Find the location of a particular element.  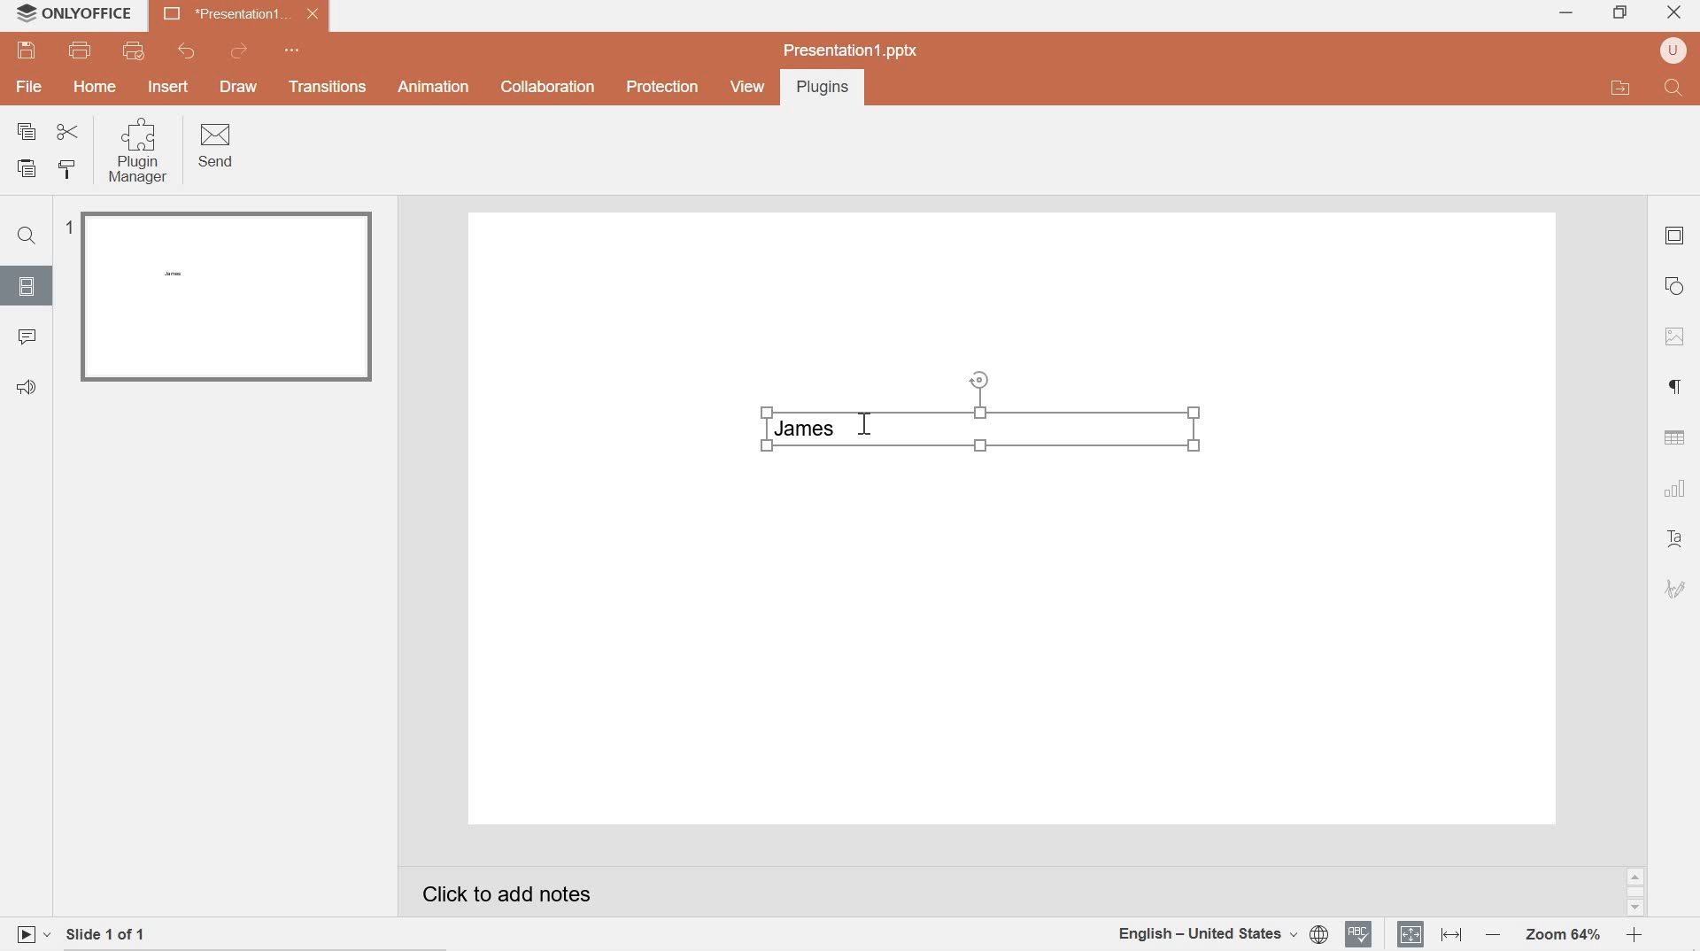

Inserted text is located at coordinates (978, 412).